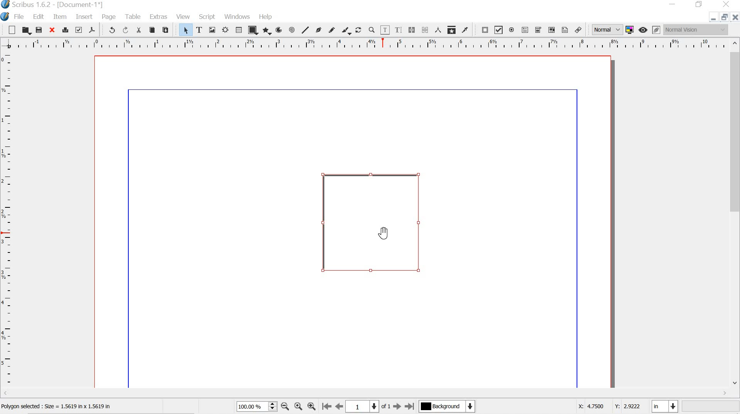 This screenshot has width=740, height=414. Describe the element at coordinates (207, 16) in the screenshot. I see `script` at that location.